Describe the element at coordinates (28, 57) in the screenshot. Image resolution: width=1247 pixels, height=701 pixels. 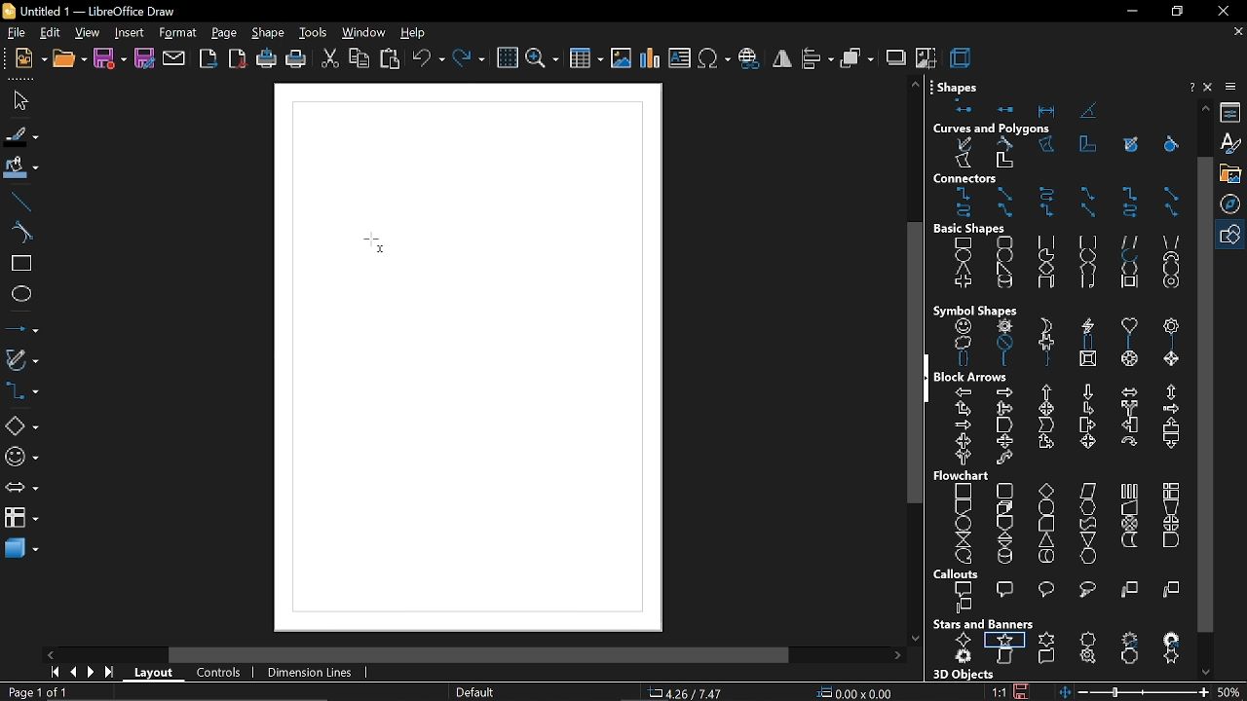
I see `new` at that location.